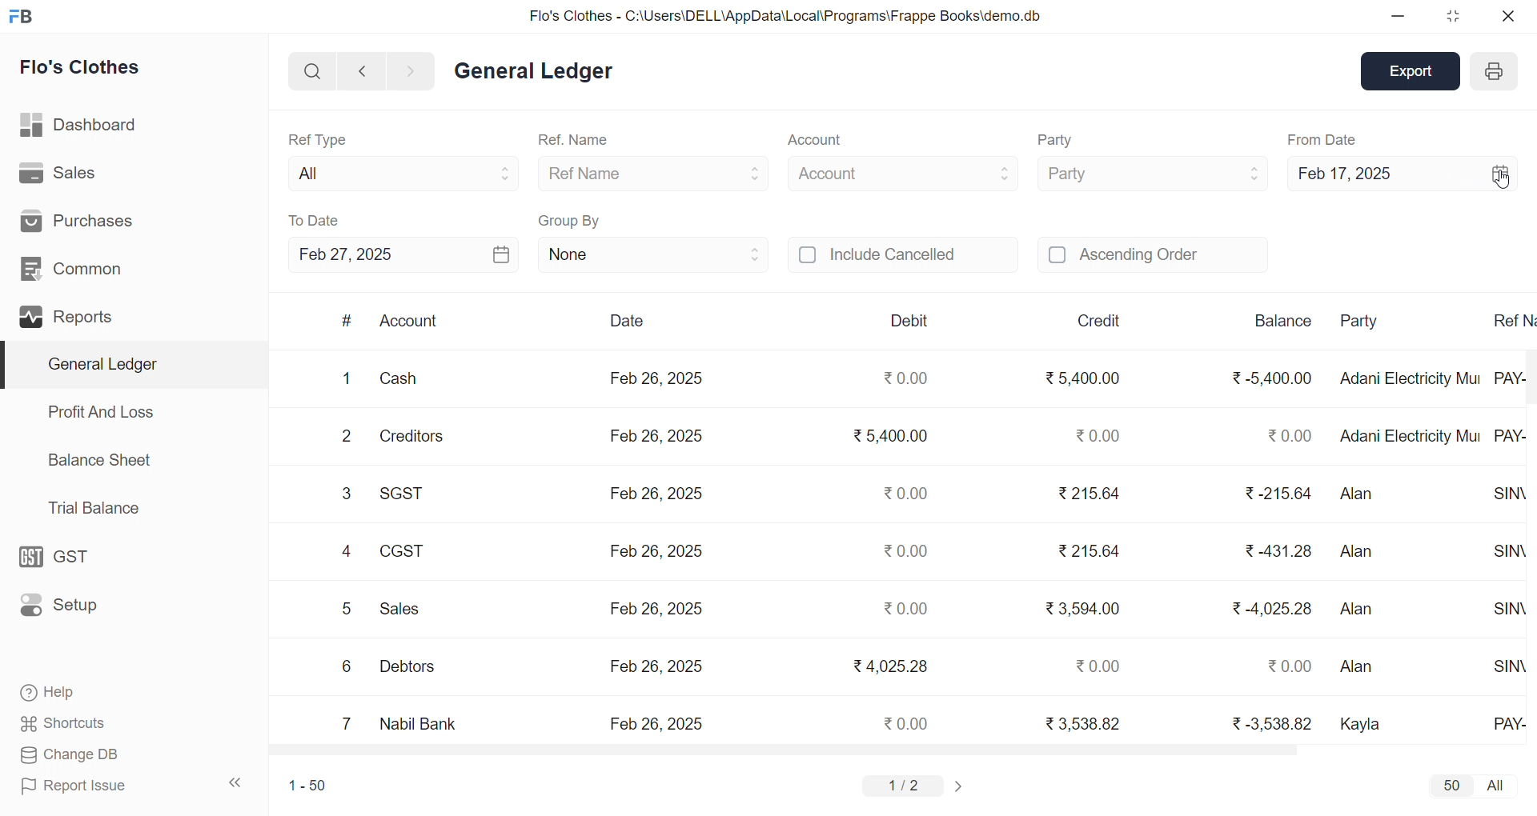 This screenshot has width=1537, height=816. I want to click on 3, so click(349, 495).